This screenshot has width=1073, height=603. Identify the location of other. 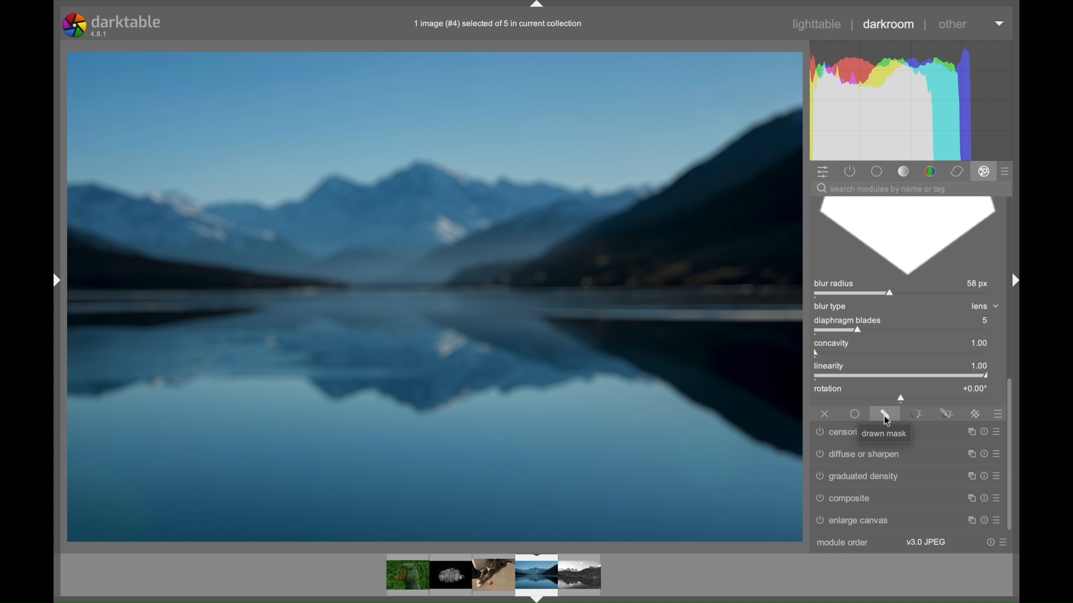
(953, 25).